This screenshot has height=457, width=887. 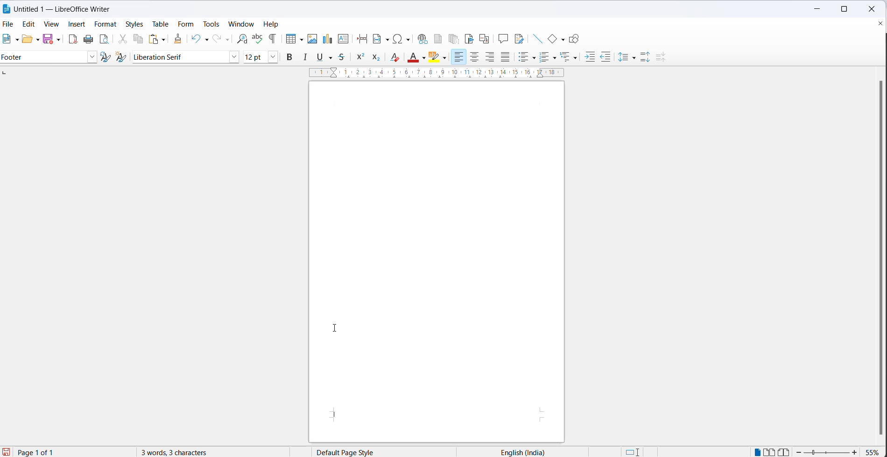 What do you see at coordinates (413, 59) in the screenshot?
I see `font color` at bounding box center [413, 59].